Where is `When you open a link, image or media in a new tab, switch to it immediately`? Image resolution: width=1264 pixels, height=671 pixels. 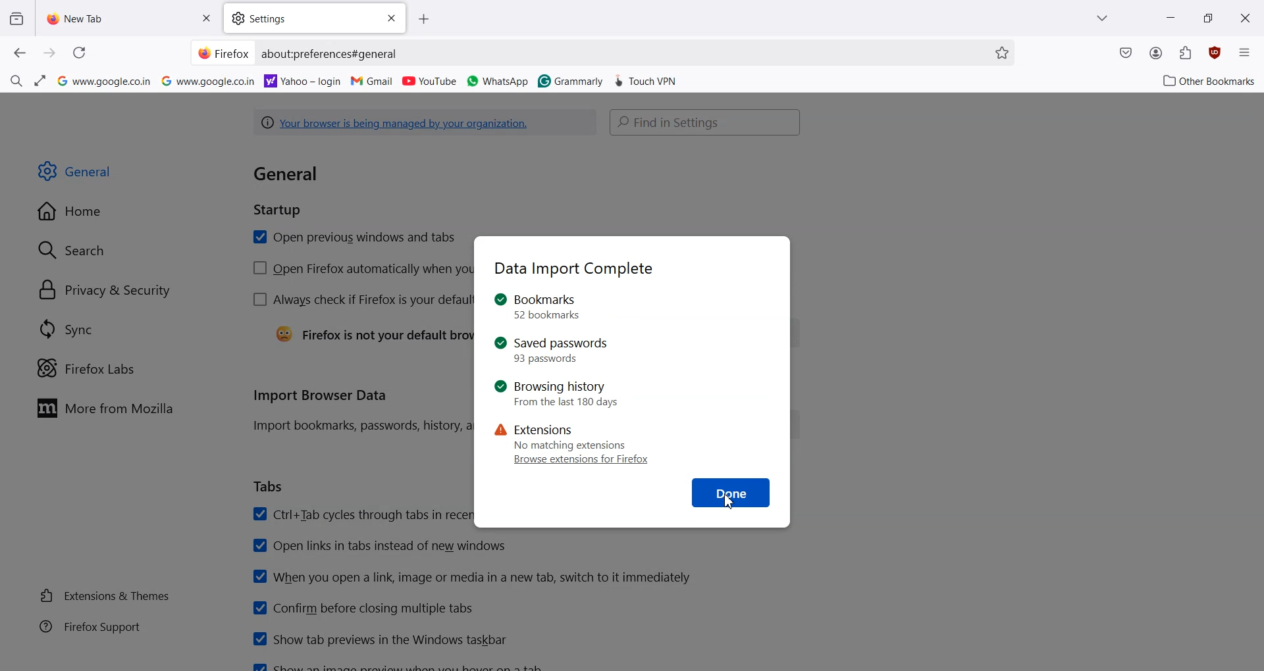
When you open a link, image or media in a new tab, switch to it immediately is located at coordinates (472, 577).